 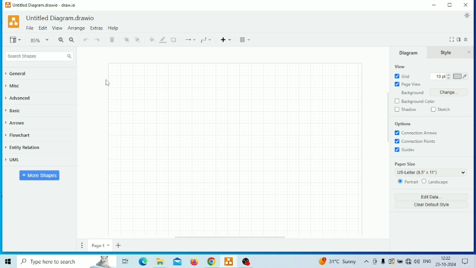 What do you see at coordinates (450, 5) in the screenshot?
I see `Restore Down` at bounding box center [450, 5].